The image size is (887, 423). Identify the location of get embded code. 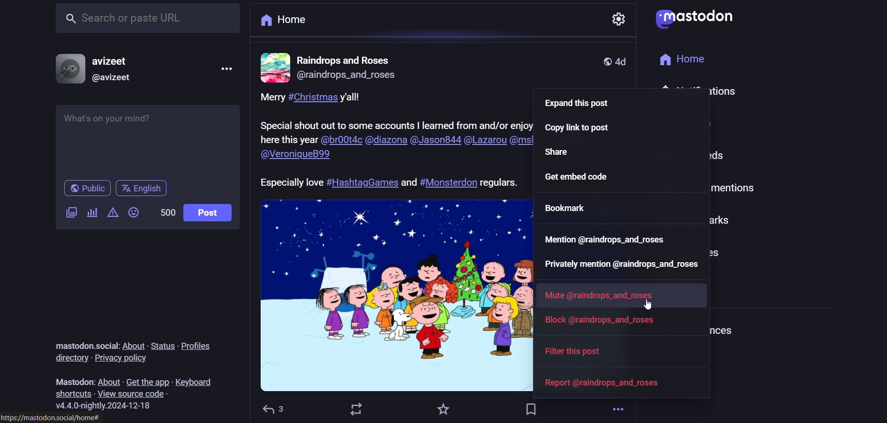
(580, 178).